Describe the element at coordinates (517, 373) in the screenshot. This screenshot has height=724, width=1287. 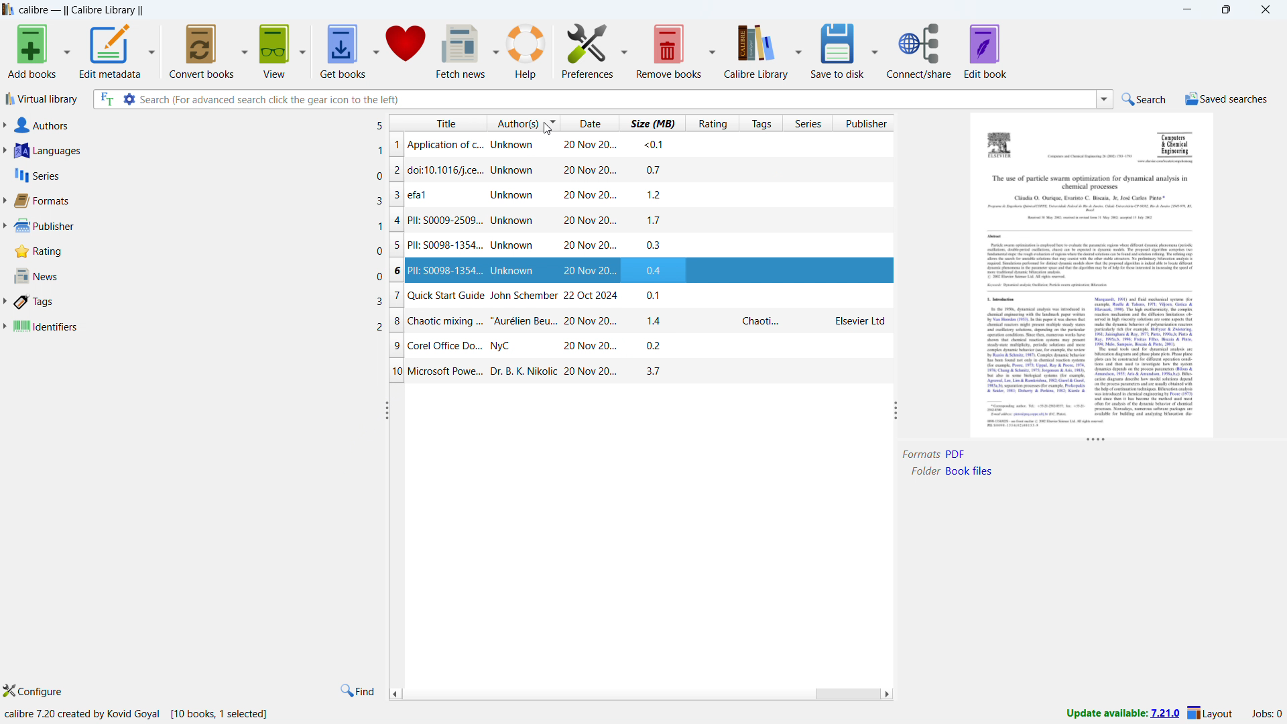
I see `Microsoft Powe... Dr. B. K. Nikolic 20 Nov 20...` at that location.